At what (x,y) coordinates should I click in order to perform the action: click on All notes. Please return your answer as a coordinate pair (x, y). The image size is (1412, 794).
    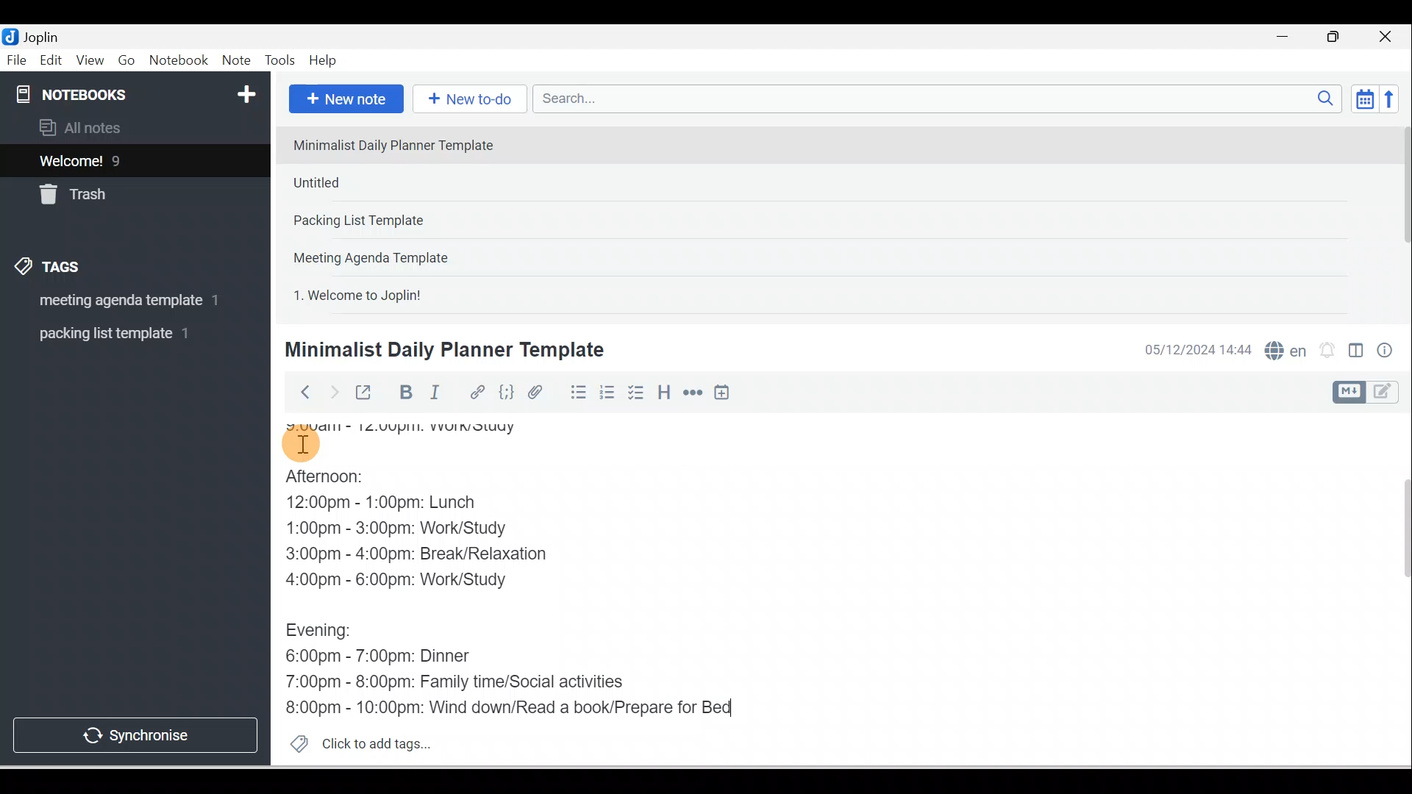
    Looking at the image, I should click on (133, 127).